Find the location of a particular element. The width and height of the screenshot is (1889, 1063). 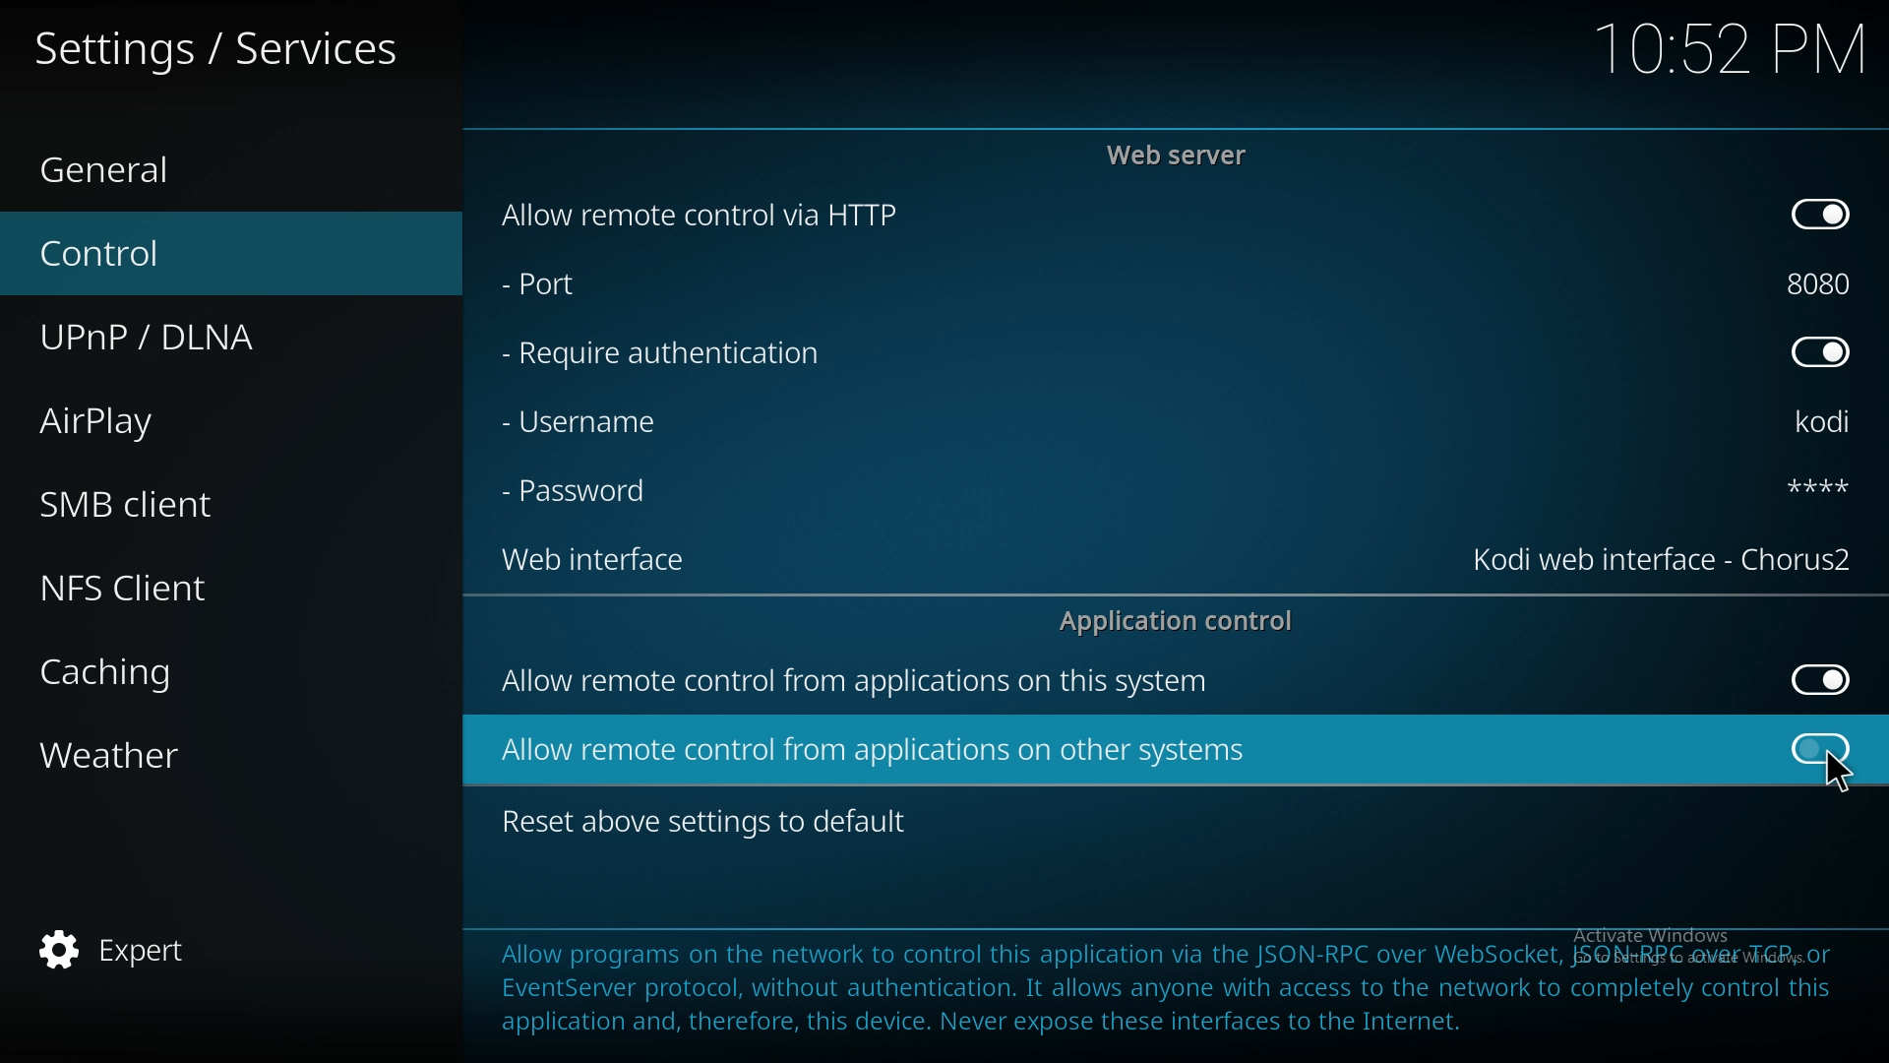

upnp/dlna is located at coordinates (211, 338).